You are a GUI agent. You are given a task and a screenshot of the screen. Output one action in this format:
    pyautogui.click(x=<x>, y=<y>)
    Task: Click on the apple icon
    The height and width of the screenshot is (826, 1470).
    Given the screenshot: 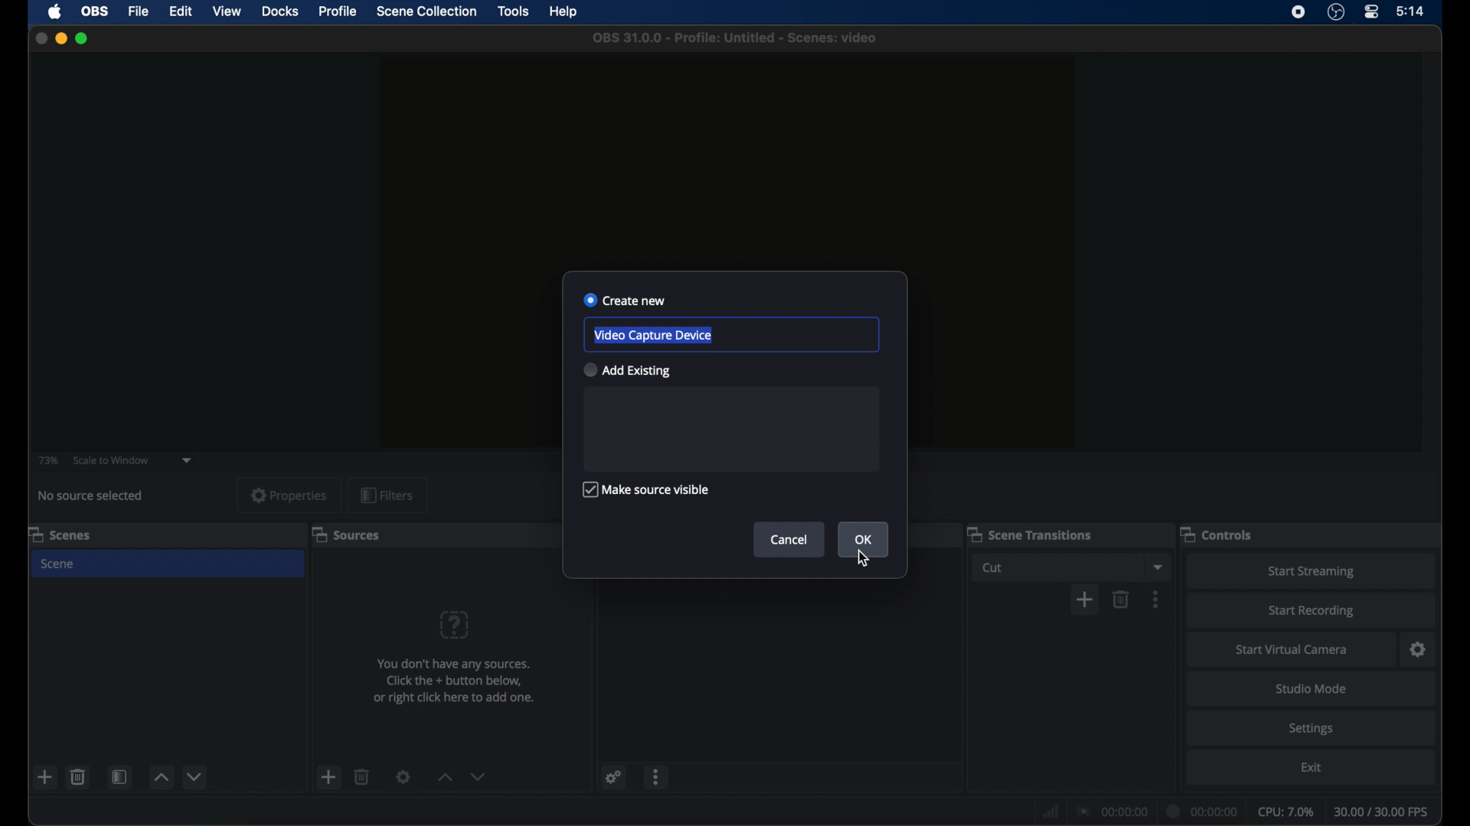 What is the action you would take?
    pyautogui.click(x=55, y=11)
    